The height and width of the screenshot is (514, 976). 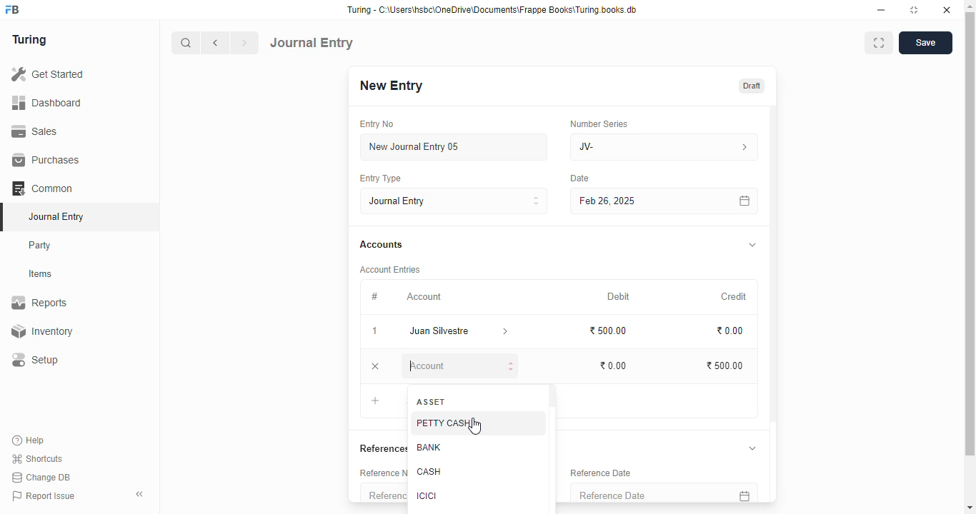 What do you see at coordinates (970, 6) in the screenshot?
I see `scroll up` at bounding box center [970, 6].